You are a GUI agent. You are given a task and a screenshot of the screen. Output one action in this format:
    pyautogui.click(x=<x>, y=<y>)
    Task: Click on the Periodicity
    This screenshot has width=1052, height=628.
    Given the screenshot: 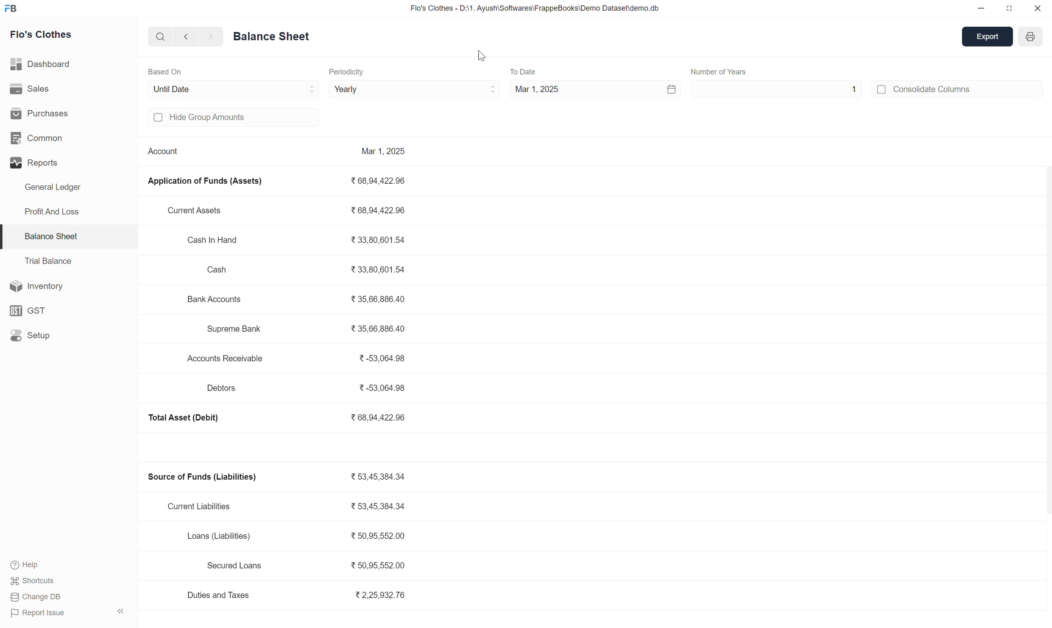 What is the action you would take?
    pyautogui.click(x=350, y=72)
    